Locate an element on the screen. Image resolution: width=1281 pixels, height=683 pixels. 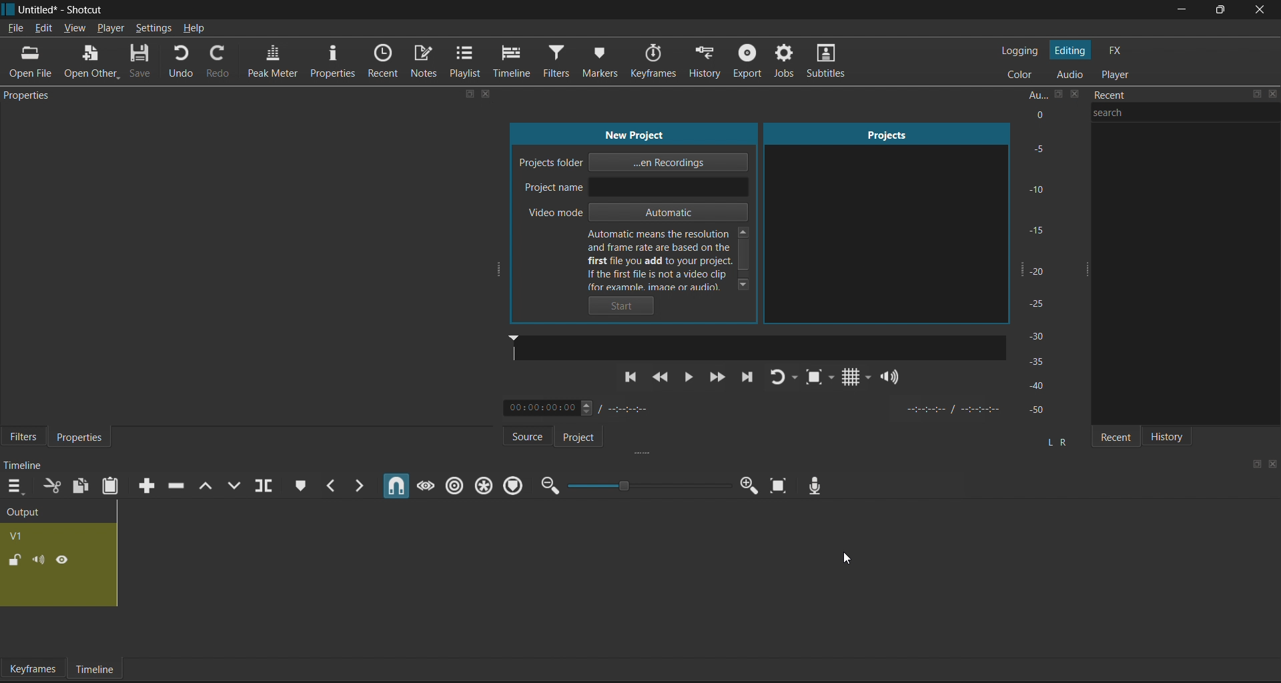
pause is located at coordinates (689, 377).